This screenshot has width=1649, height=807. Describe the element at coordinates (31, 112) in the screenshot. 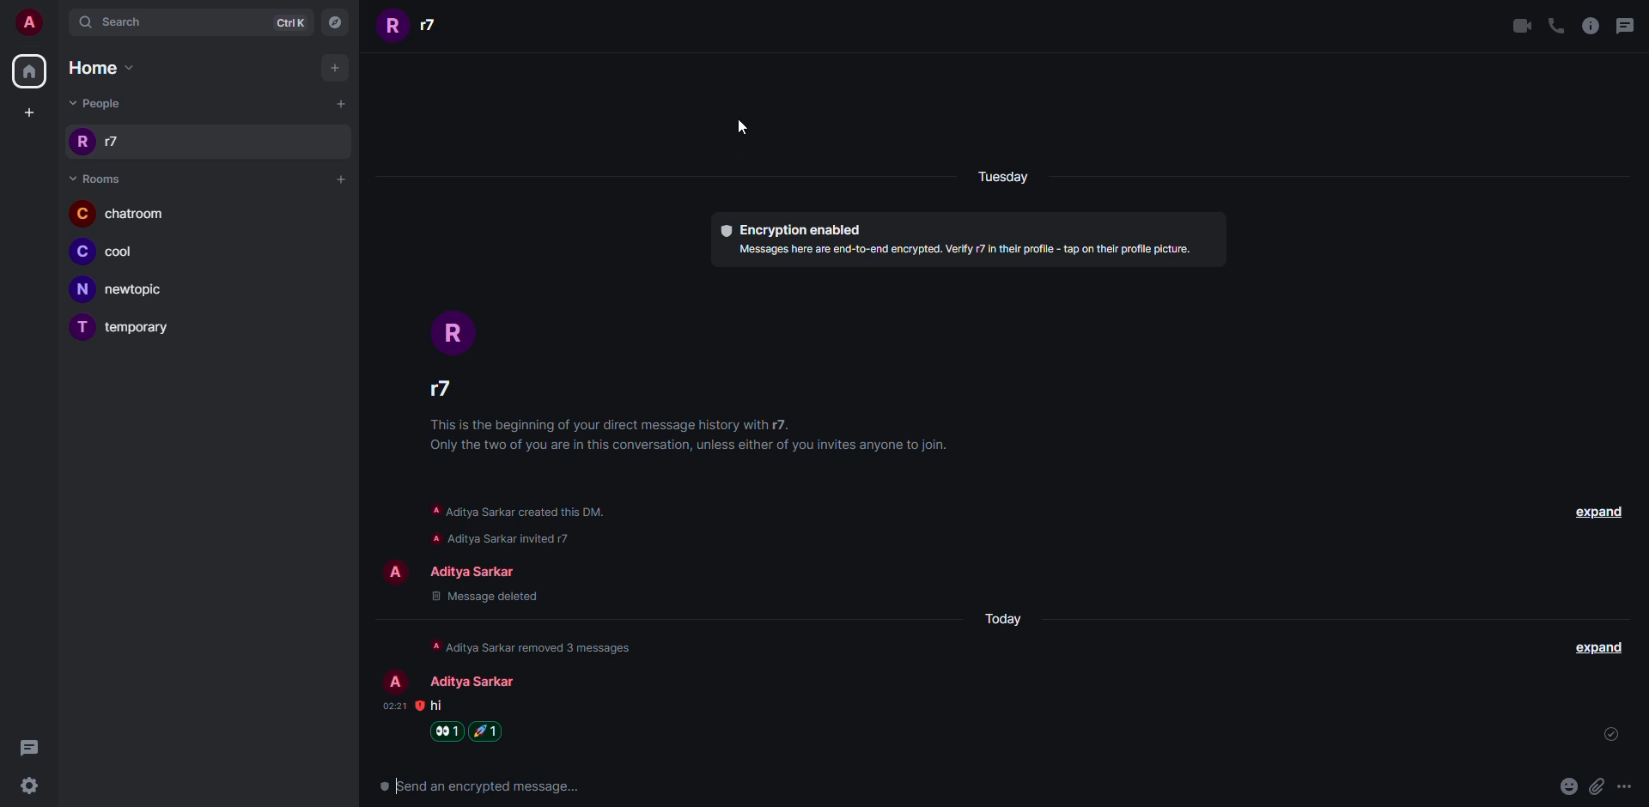

I see `add` at that location.